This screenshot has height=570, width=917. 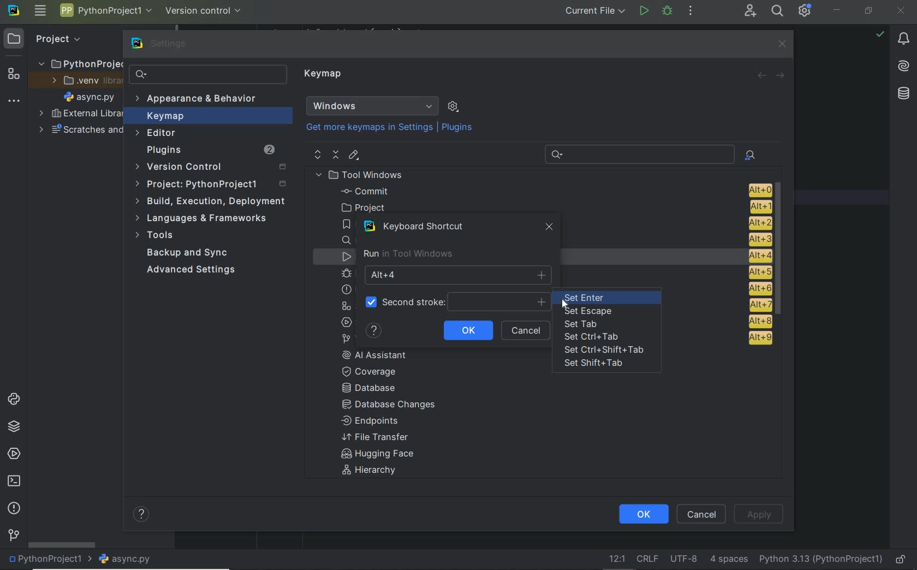 I want to click on search settings, so click(x=208, y=74).